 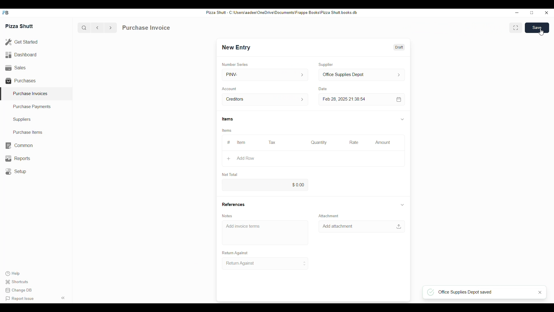 I want to click on Add invoice terms, so click(x=243, y=226).